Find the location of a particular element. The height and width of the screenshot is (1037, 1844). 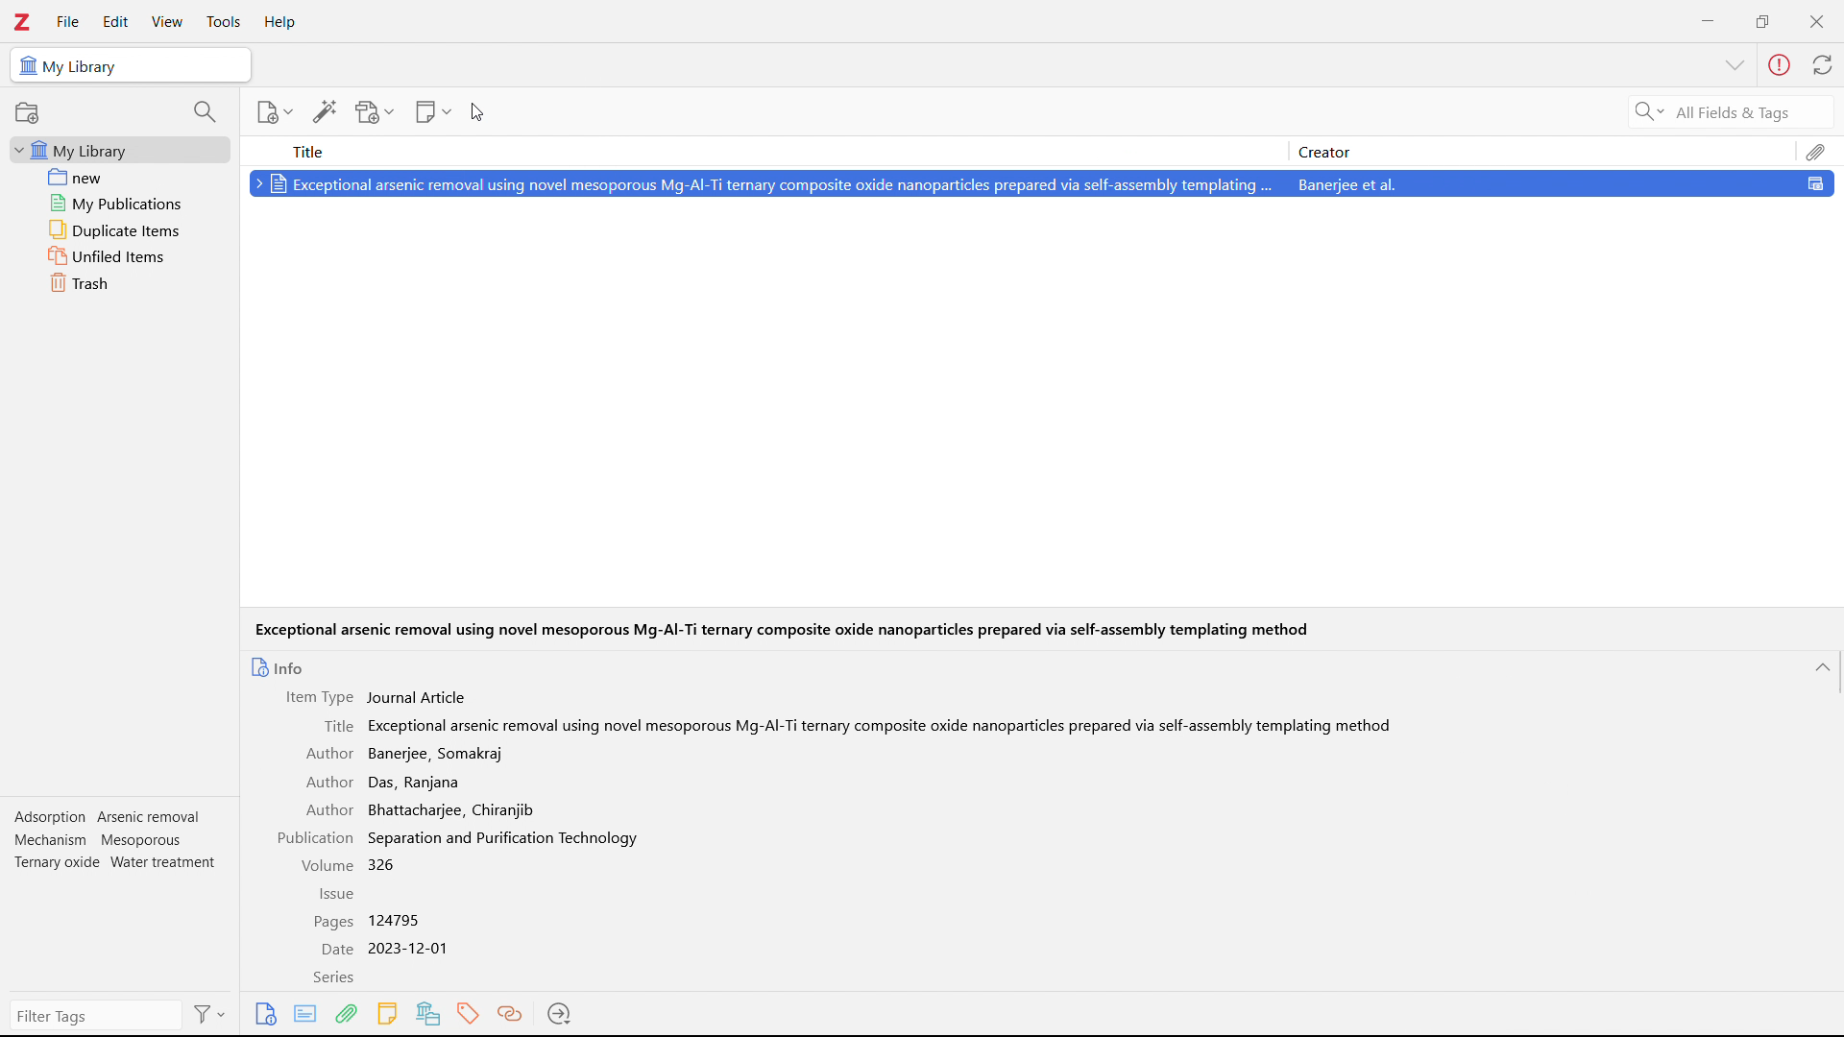

tags is located at coordinates (470, 1014).